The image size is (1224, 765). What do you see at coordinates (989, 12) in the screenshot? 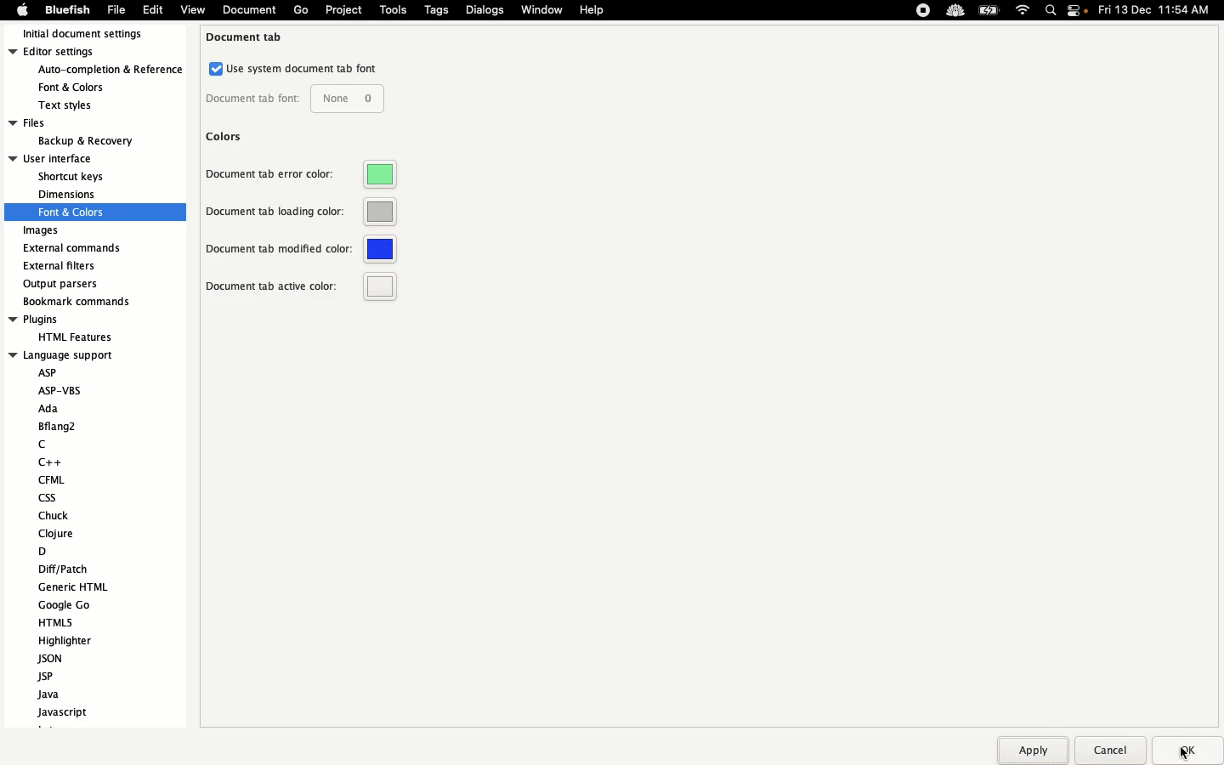
I see `Charge` at bounding box center [989, 12].